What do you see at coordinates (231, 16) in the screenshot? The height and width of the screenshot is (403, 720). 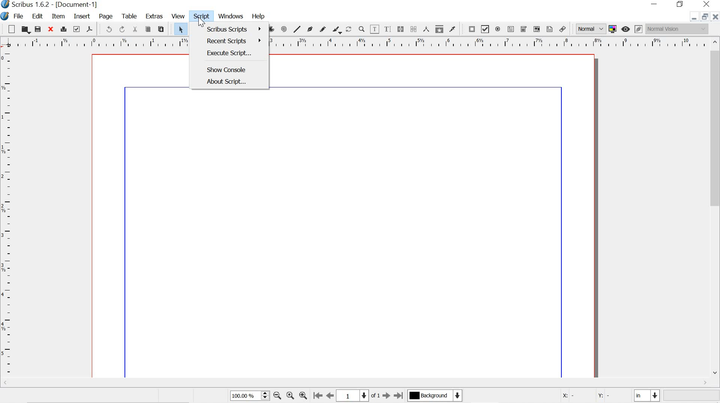 I see `windows` at bounding box center [231, 16].